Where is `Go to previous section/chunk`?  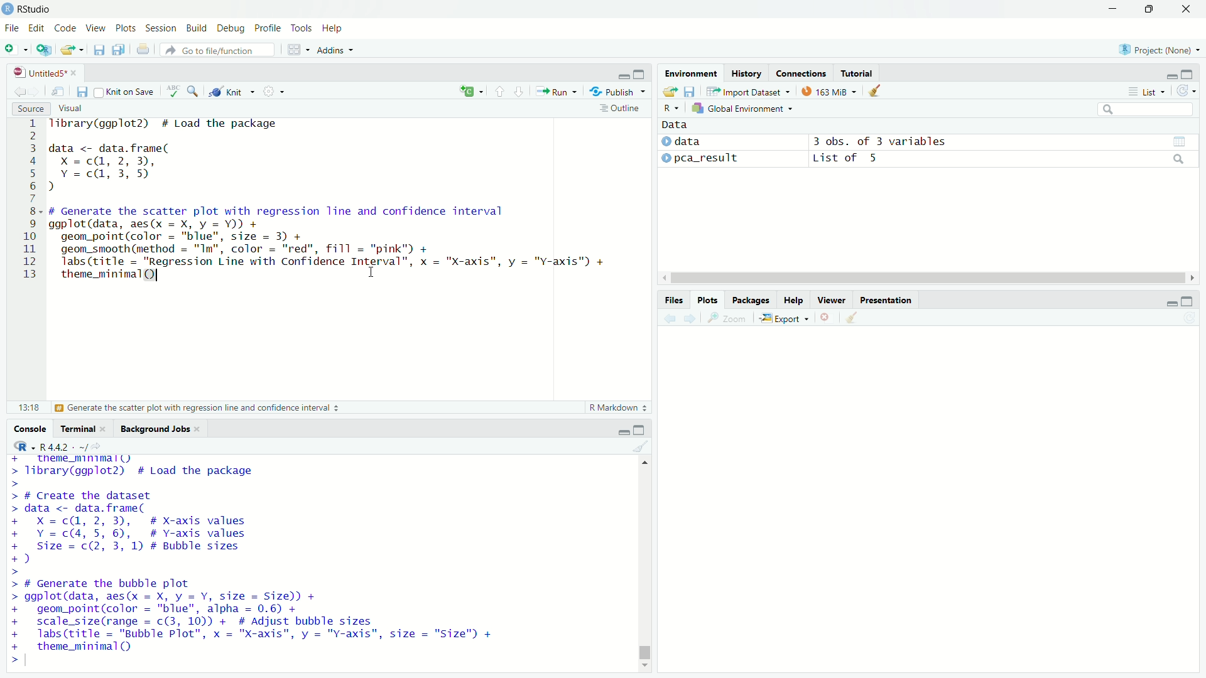
Go to previous section/chunk is located at coordinates (498, 90).